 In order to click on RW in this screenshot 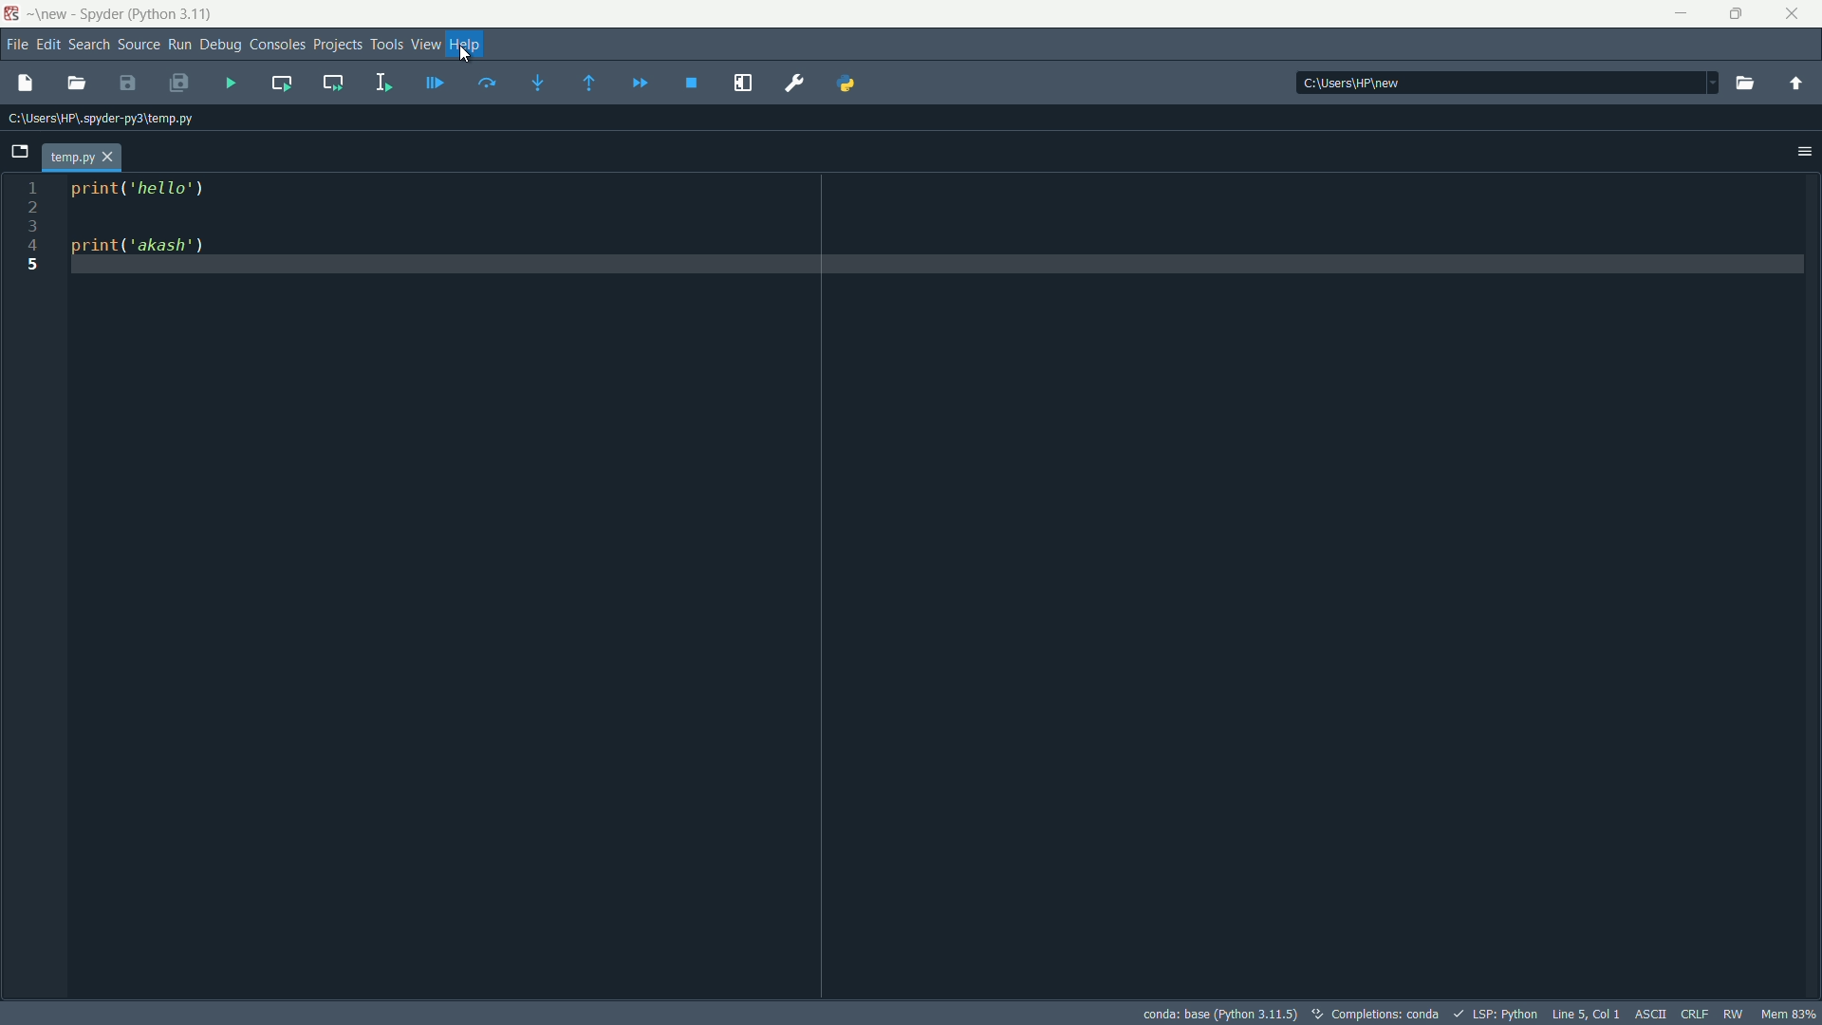, I will do `click(1735, 1014)`.